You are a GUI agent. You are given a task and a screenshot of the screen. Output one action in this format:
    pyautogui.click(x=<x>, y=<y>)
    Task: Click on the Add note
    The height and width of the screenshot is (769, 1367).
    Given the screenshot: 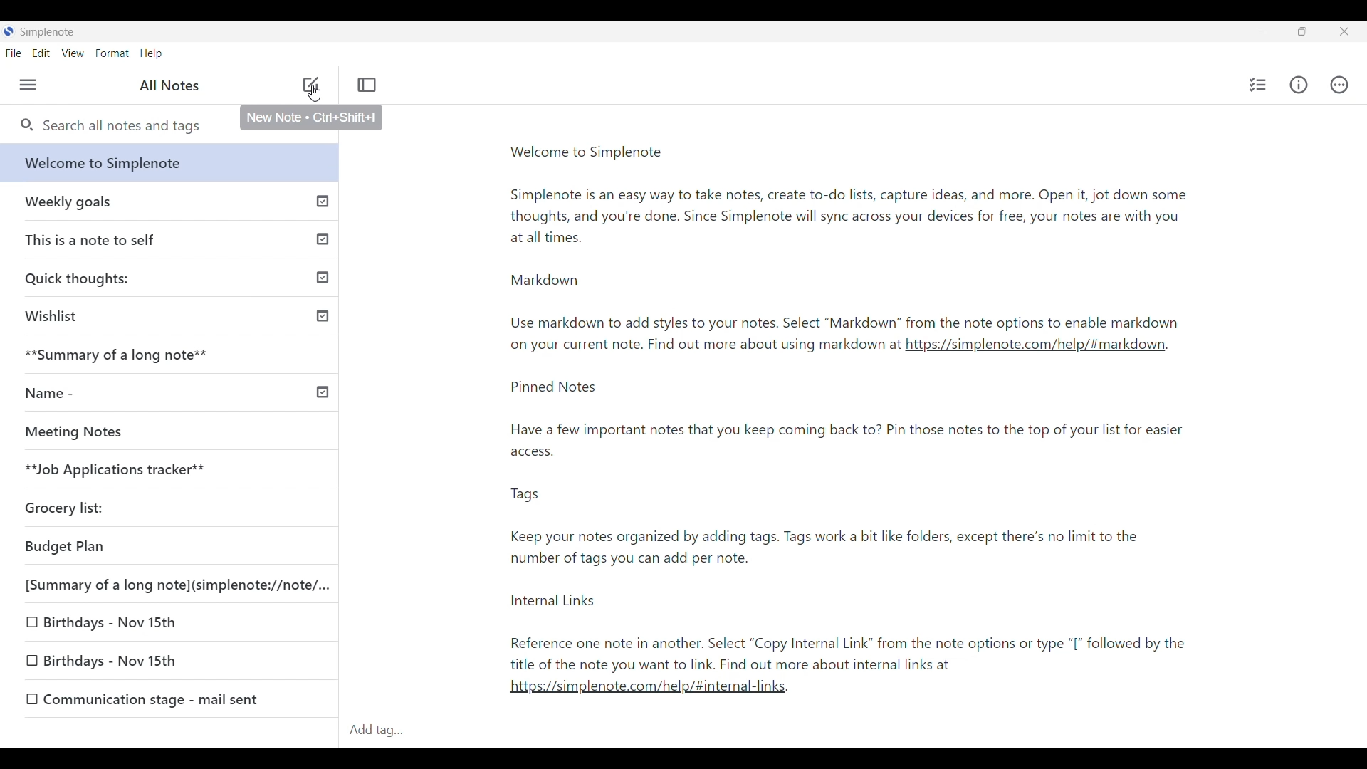 What is the action you would take?
    pyautogui.click(x=312, y=85)
    